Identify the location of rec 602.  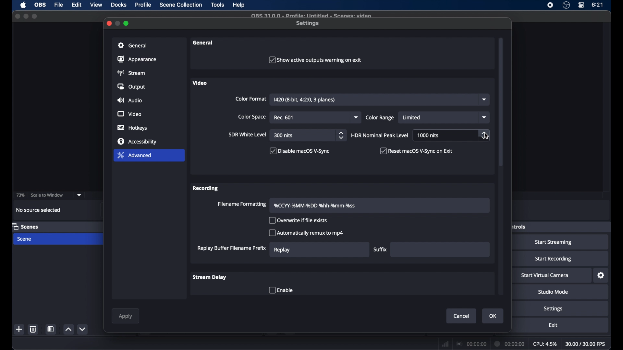
(285, 118).